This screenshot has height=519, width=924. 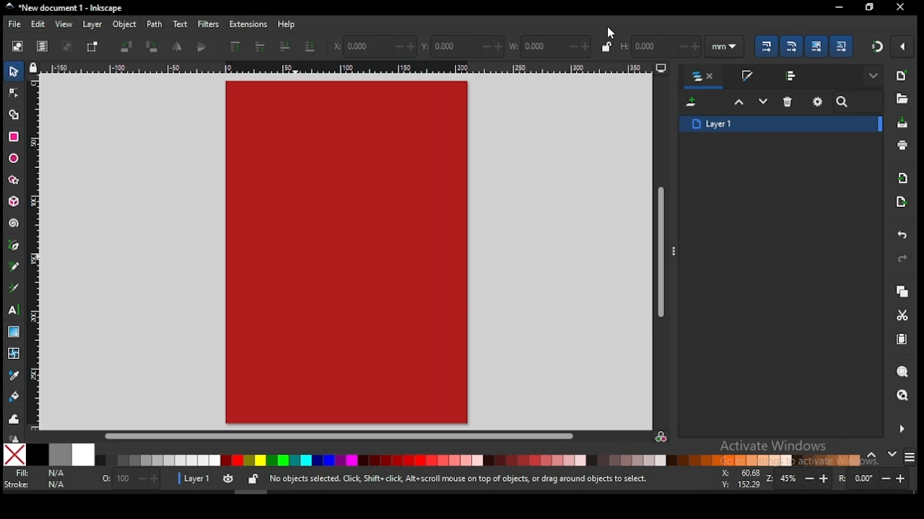 What do you see at coordinates (38, 251) in the screenshot?
I see `vertical ruler` at bounding box center [38, 251].